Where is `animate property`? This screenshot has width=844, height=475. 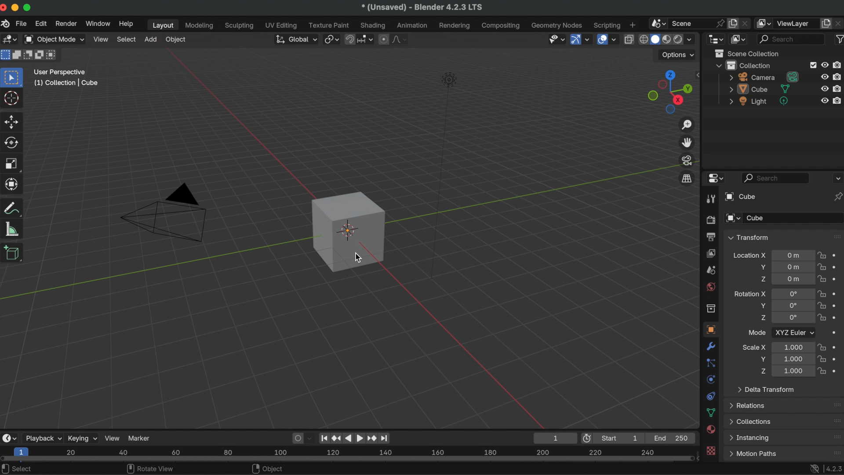 animate property is located at coordinates (836, 347).